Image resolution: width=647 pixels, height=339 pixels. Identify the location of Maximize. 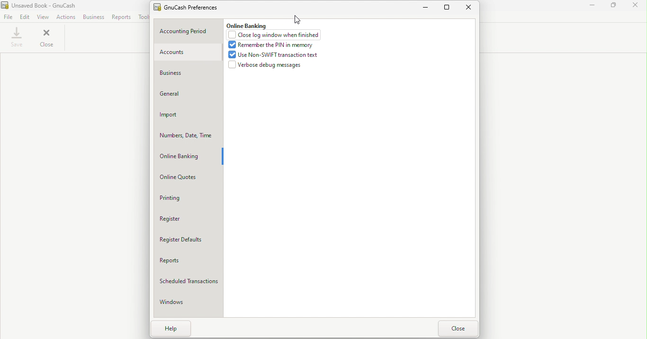
(614, 6).